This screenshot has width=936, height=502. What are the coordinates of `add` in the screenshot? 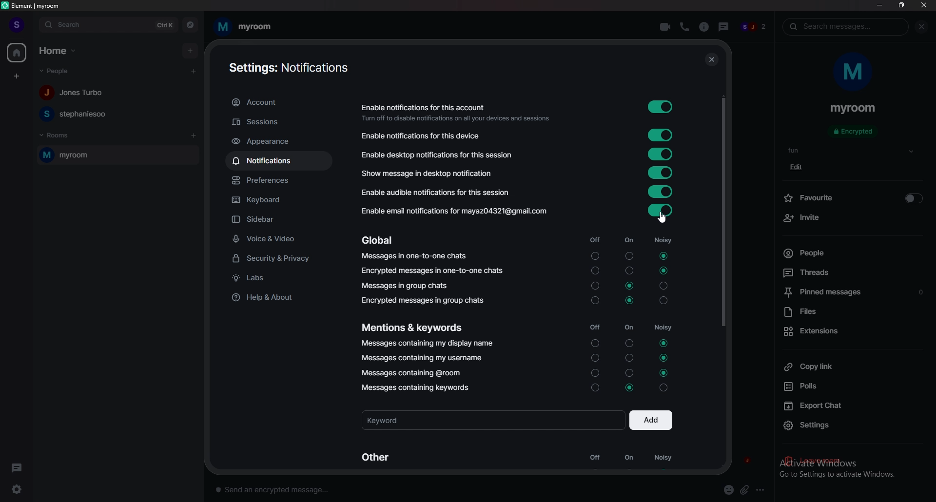 It's located at (651, 419).